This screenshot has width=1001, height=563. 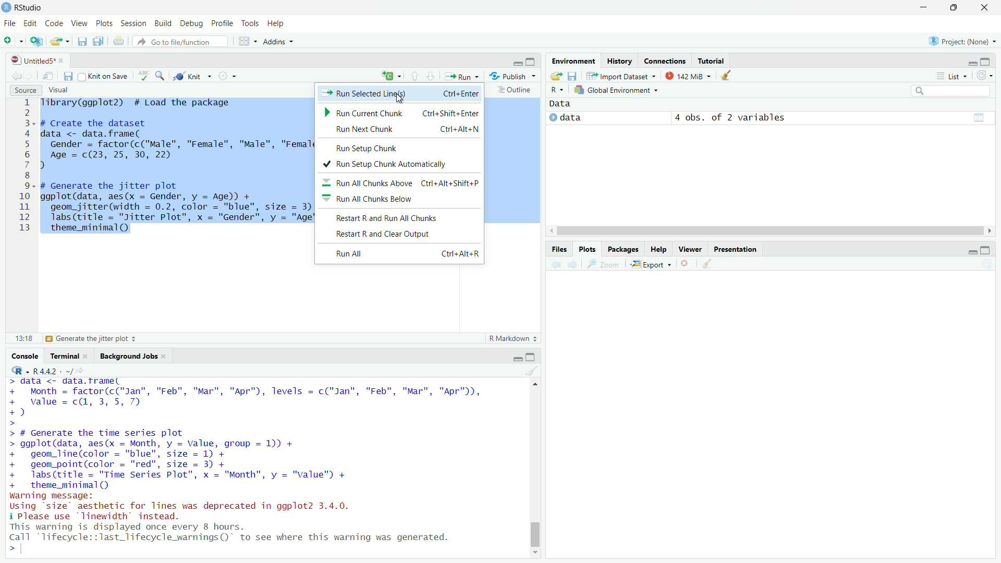 I want to click on plots, so click(x=105, y=22).